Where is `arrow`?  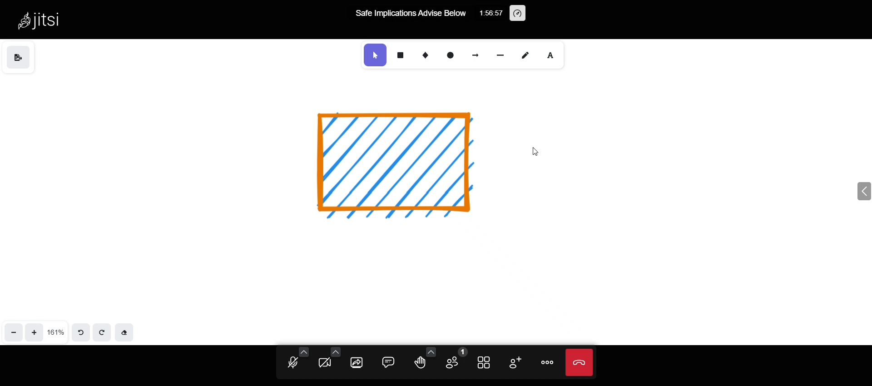 arrow is located at coordinates (476, 54).